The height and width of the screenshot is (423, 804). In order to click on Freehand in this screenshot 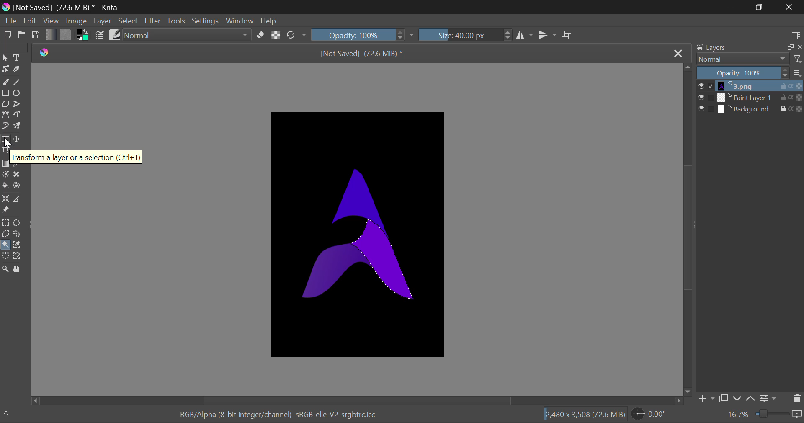, I will do `click(5, 81)`.